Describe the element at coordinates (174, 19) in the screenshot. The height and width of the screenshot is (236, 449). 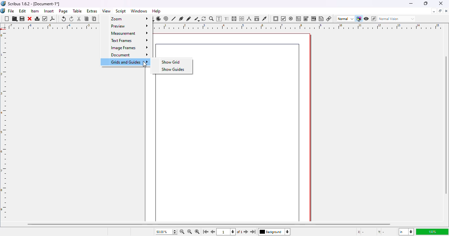
I see `line` at that location.